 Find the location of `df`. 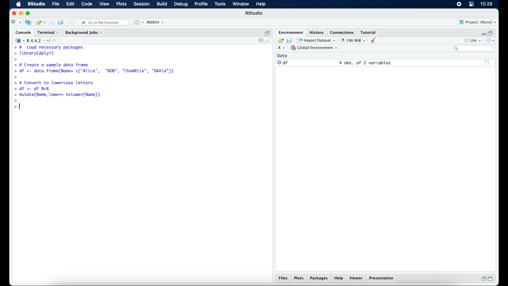

df is located at coordinates (283, 63).